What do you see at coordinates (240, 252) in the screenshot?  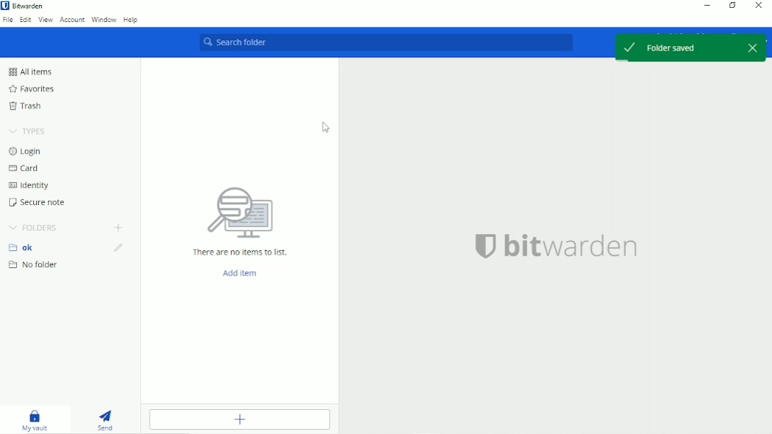 I see `There are no items to list.` at bounding box center [240, 252].